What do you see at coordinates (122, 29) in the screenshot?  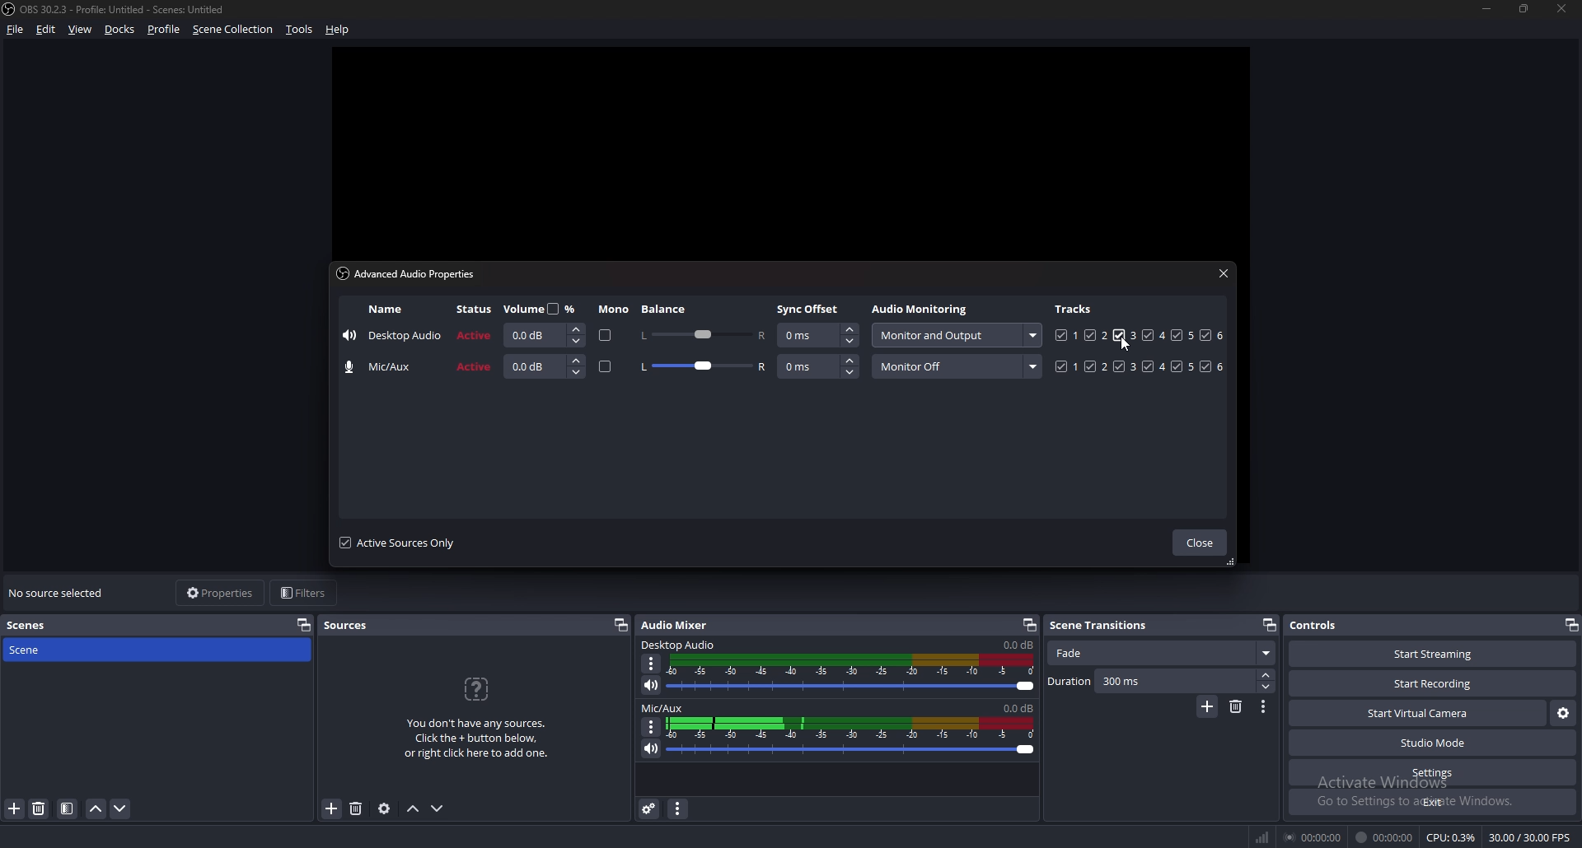 I see `docks` at bounding box center [122, 29].